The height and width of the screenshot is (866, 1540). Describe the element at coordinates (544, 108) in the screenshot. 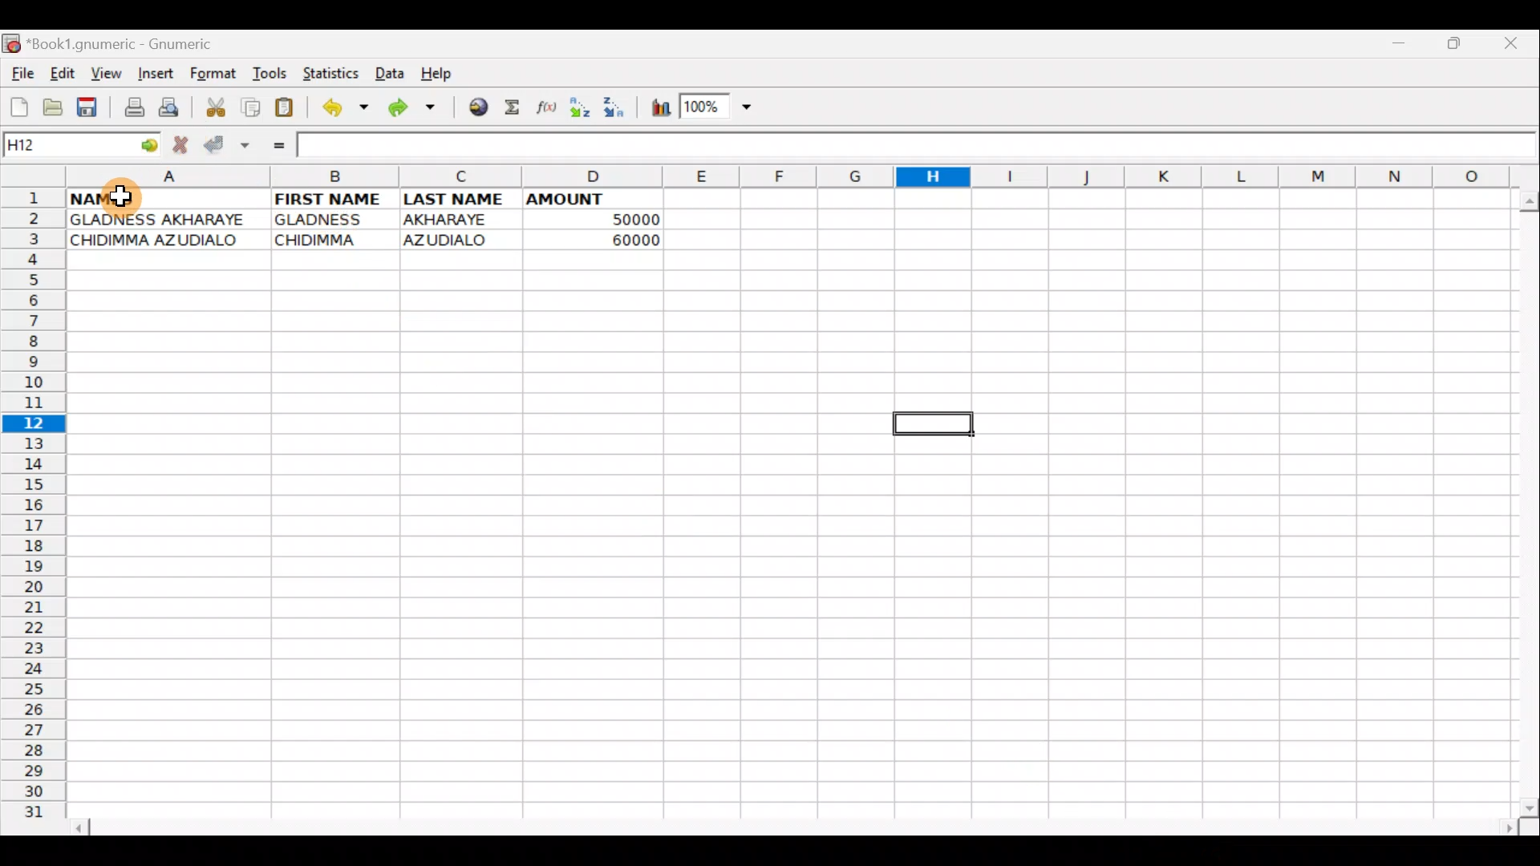

I see `Edit a function in the current cell` at that location.